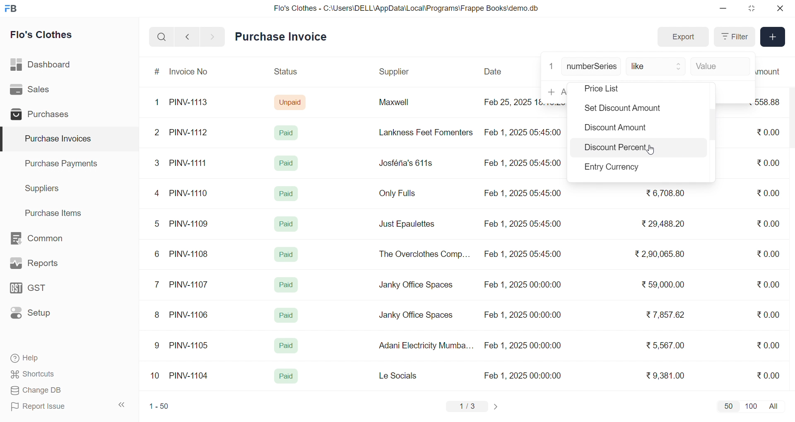 Image resolution: width=795 pixels, height=422 pixels. What do you see at coordinates (189, 163) in the screenshot?
I see `PINV-1111` at bounding box center [189, 163].